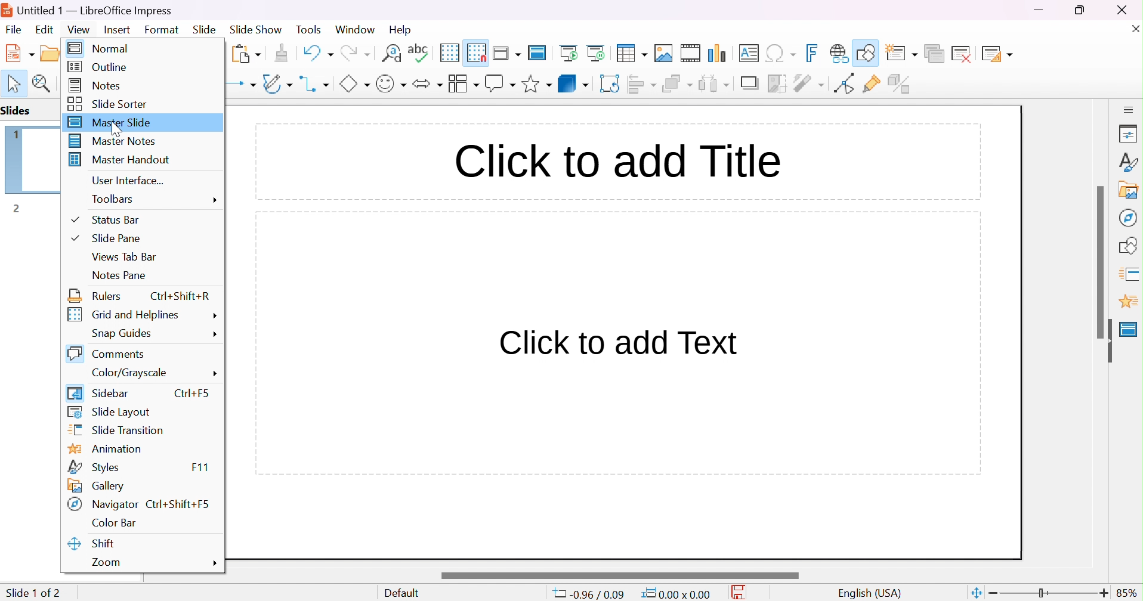  Describe the element at coordinates (1040, 10) in the screenshot. I see `minimize` at that location.